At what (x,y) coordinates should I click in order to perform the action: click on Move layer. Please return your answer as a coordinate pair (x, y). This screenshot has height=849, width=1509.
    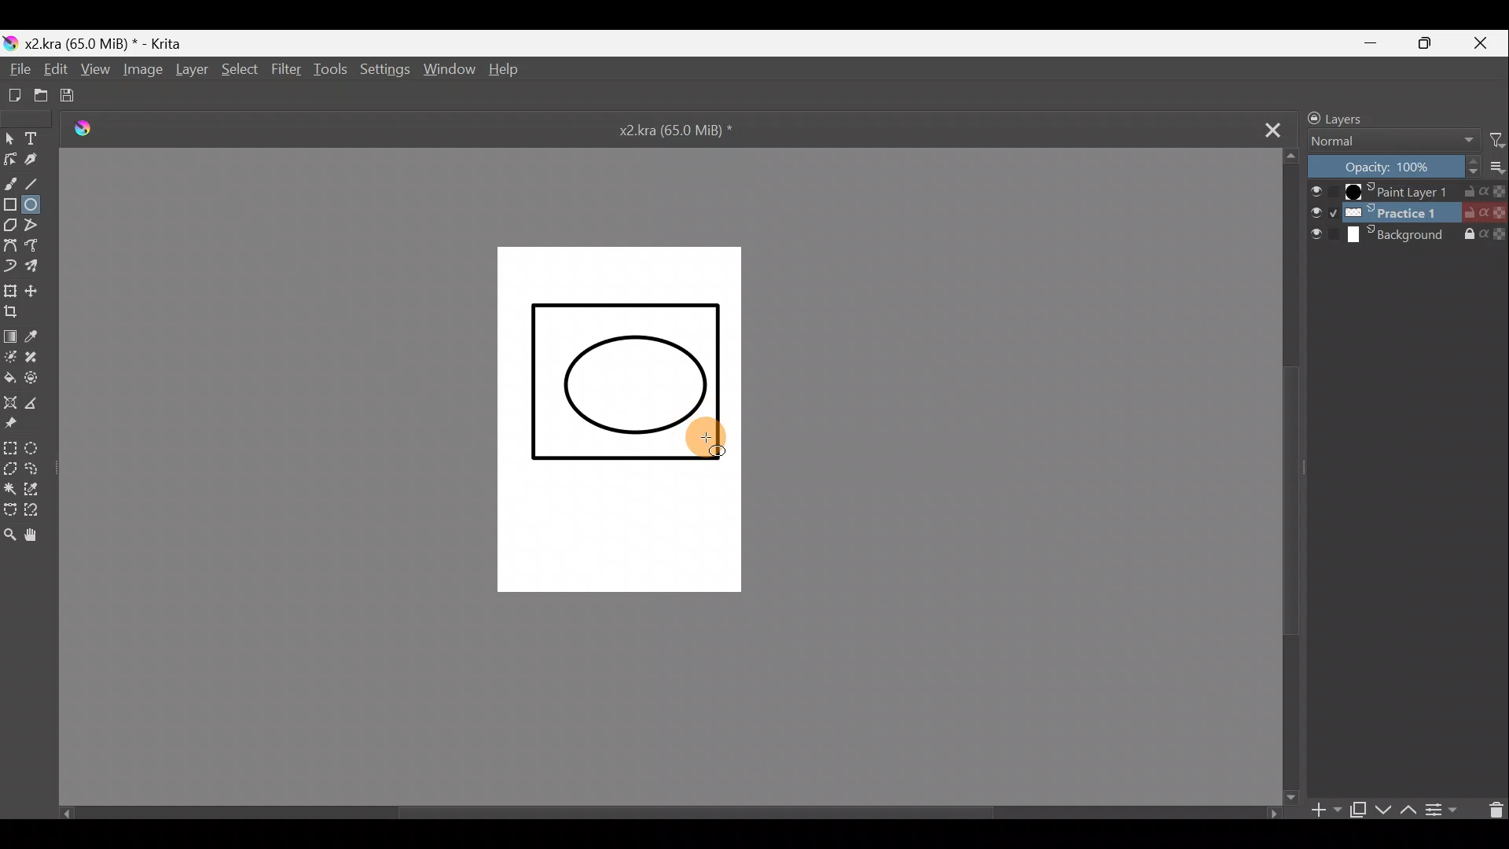
    Looking at the image, I should click on (39, 291).